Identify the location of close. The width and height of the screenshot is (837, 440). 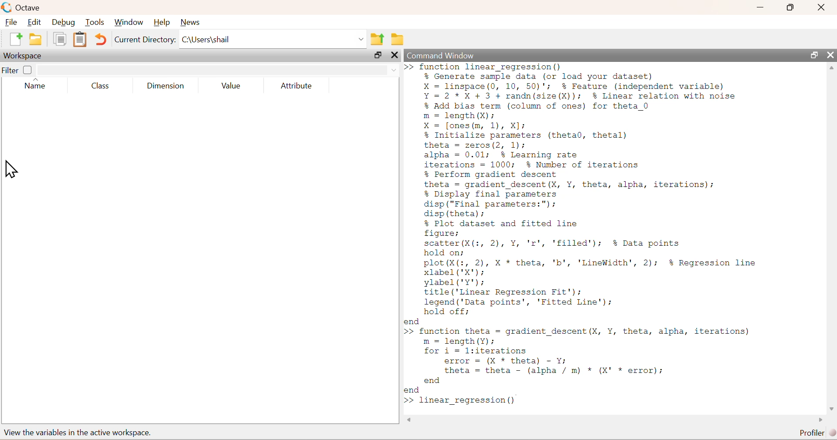
(831, 55).